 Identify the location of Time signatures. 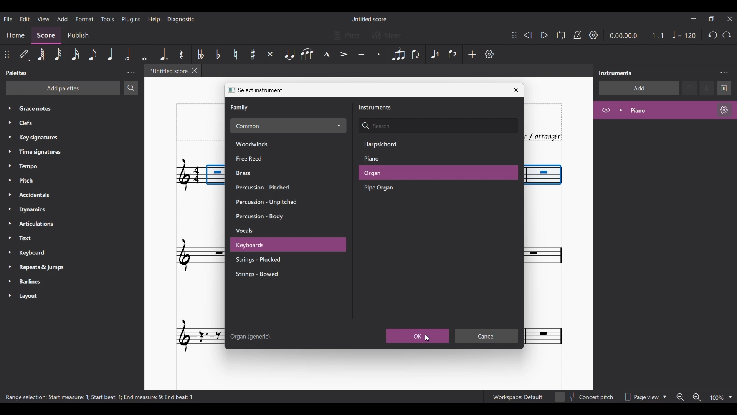
(47, 151).